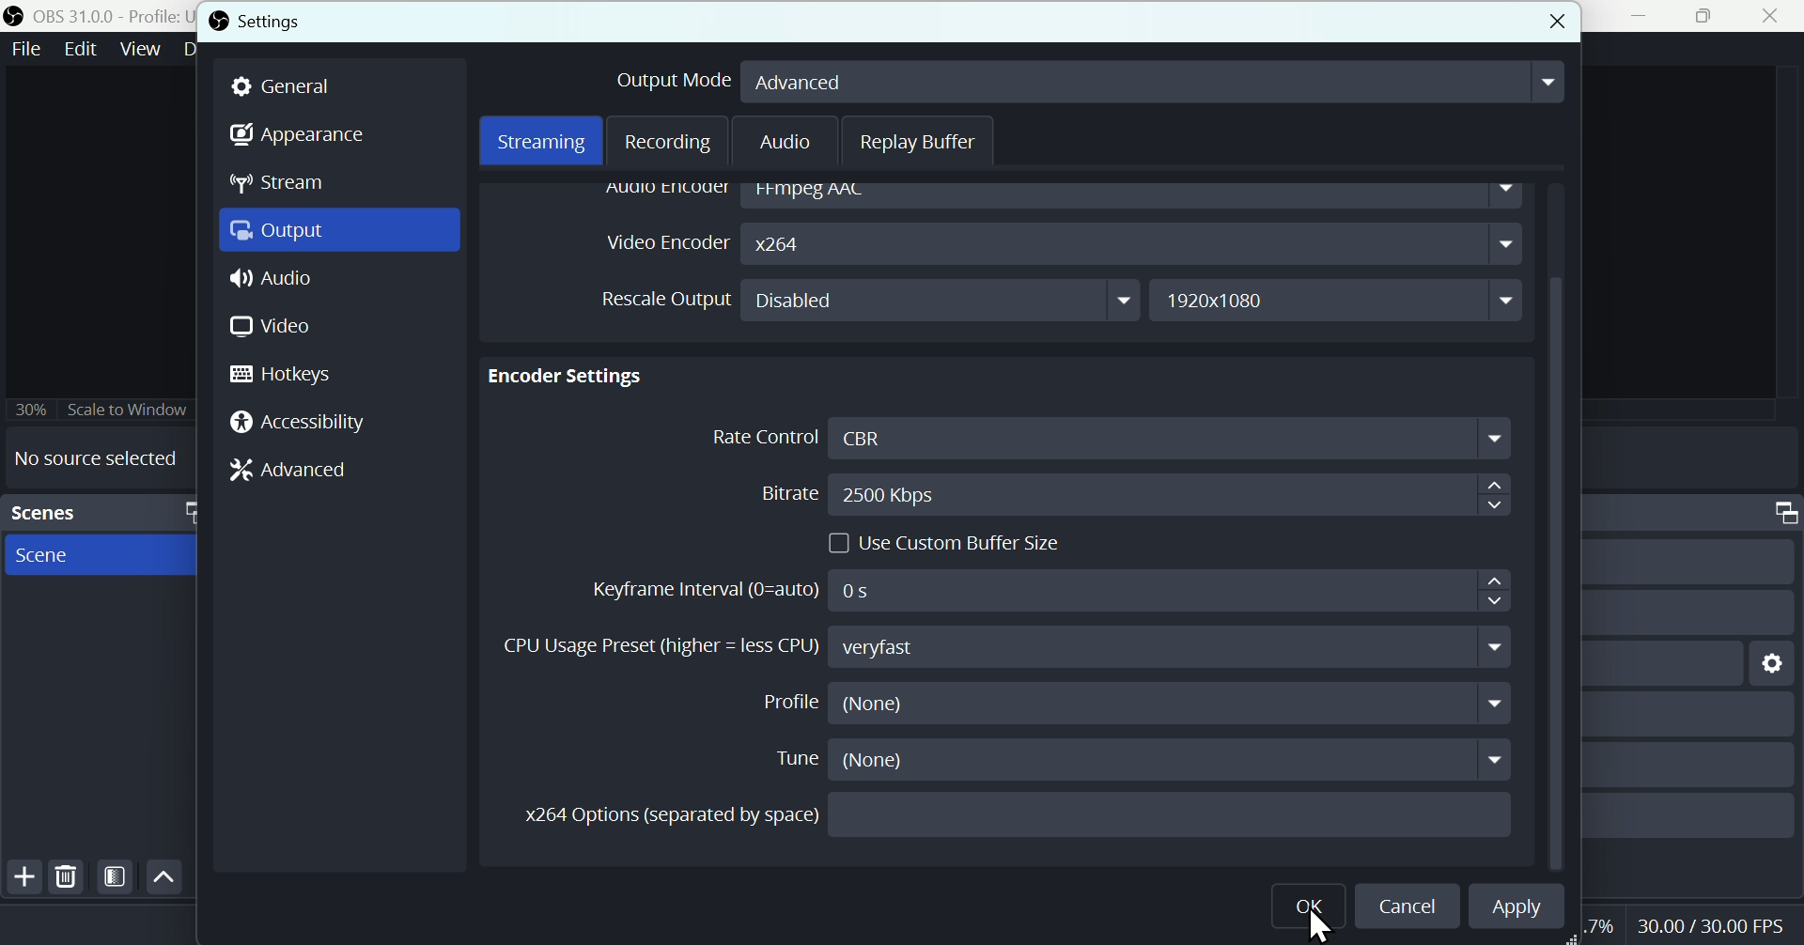 Image resolution: width=1804 pixels, height=945 pixels. What do you see at coordinates (943, 301) in the screenshot?
I see `Disabled` at bounding box center [943, 301].